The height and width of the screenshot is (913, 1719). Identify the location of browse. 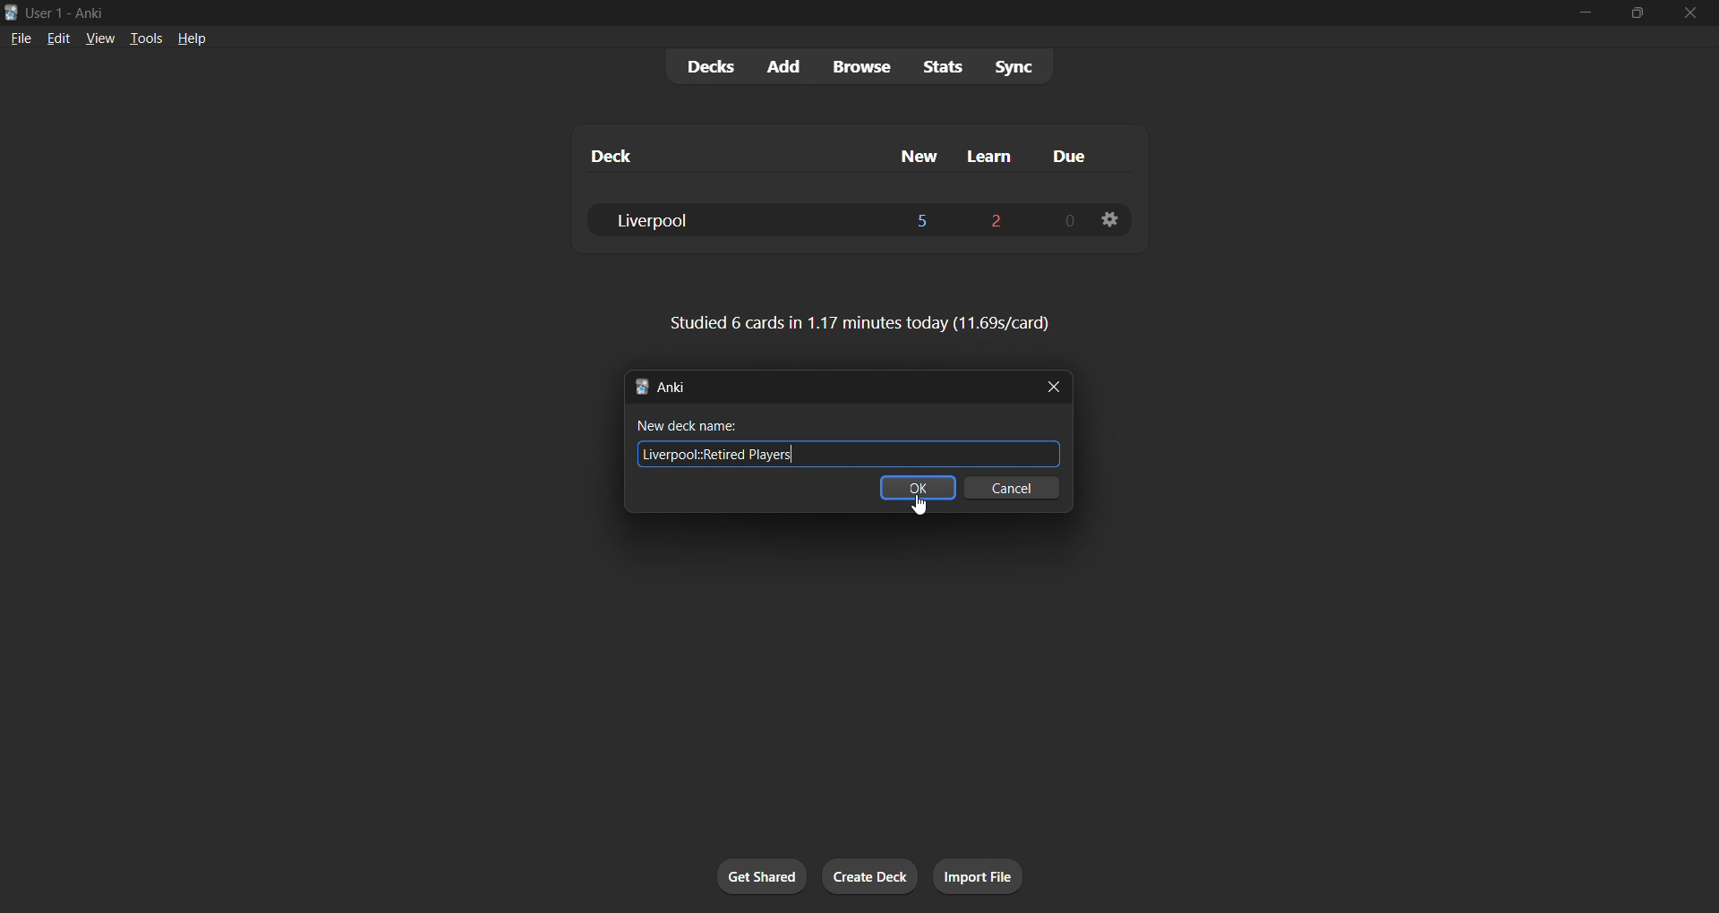
(859, 68).